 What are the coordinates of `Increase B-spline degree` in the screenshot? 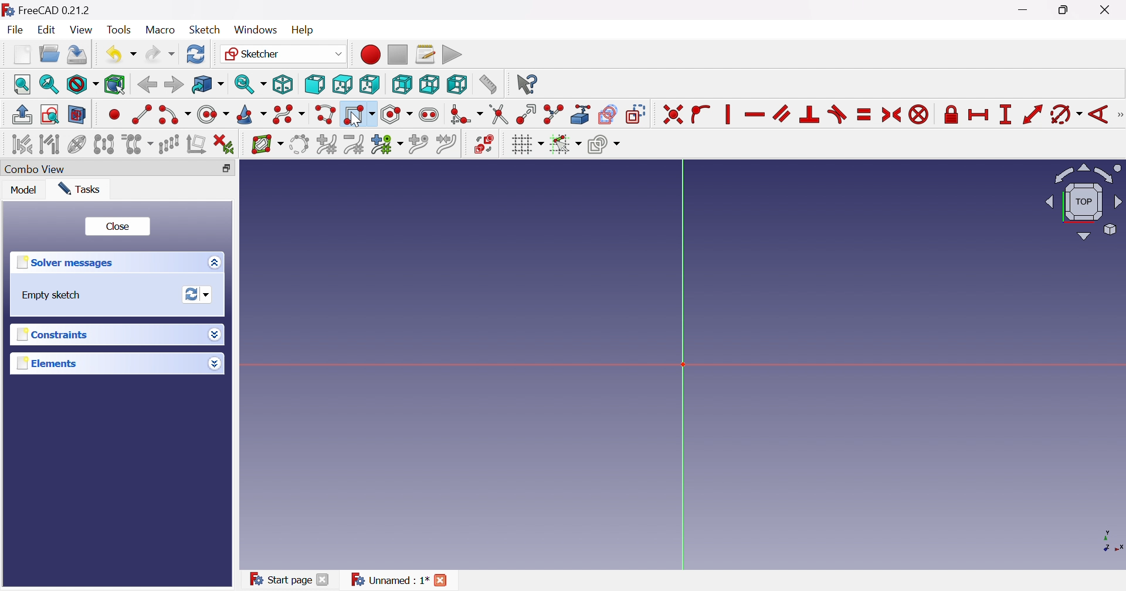 It's located at (327, 143).